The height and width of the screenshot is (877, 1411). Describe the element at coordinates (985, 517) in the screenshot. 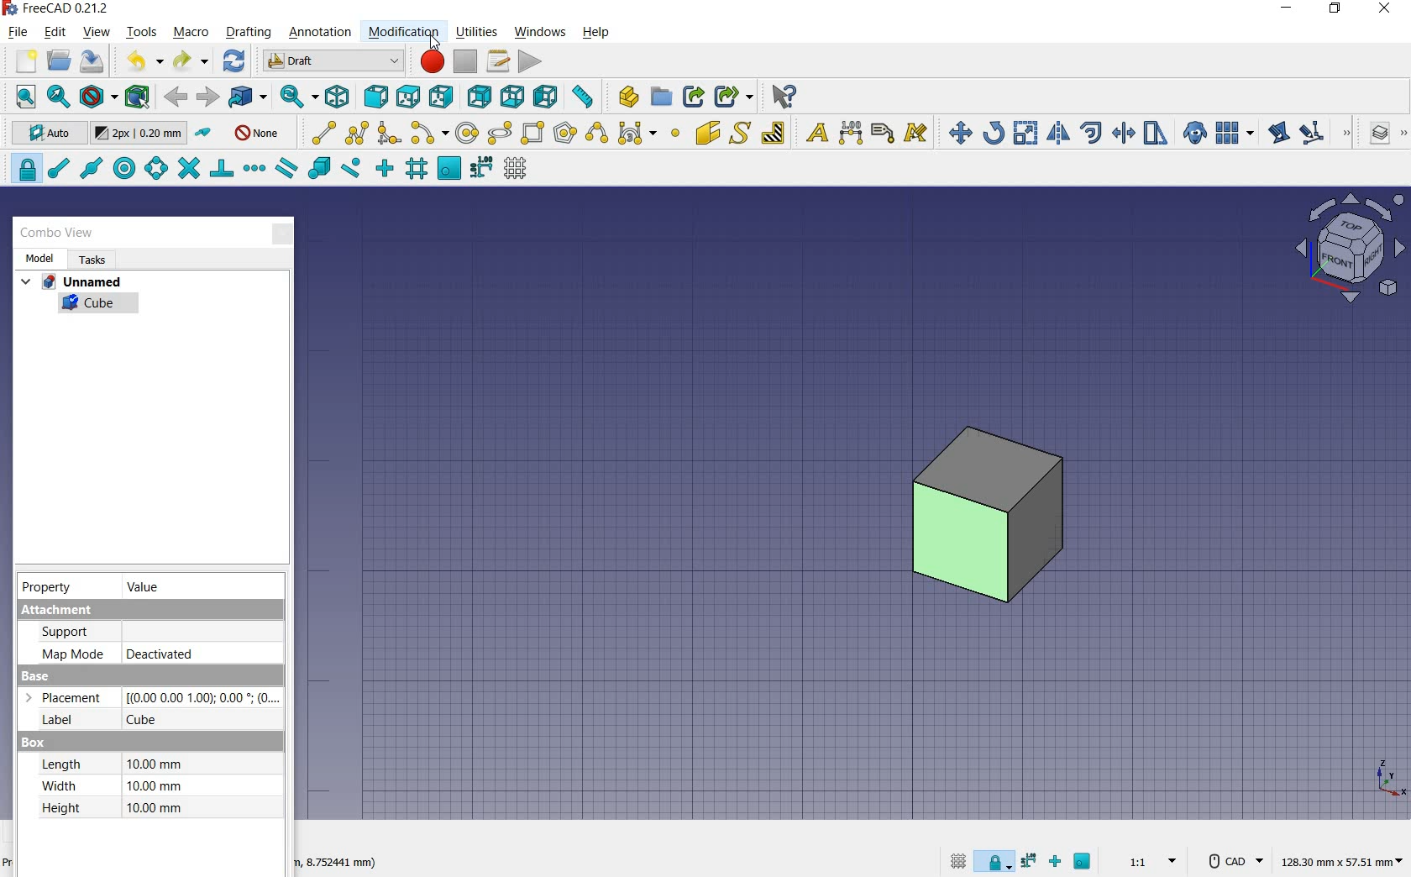

I see `object selected` at that location.